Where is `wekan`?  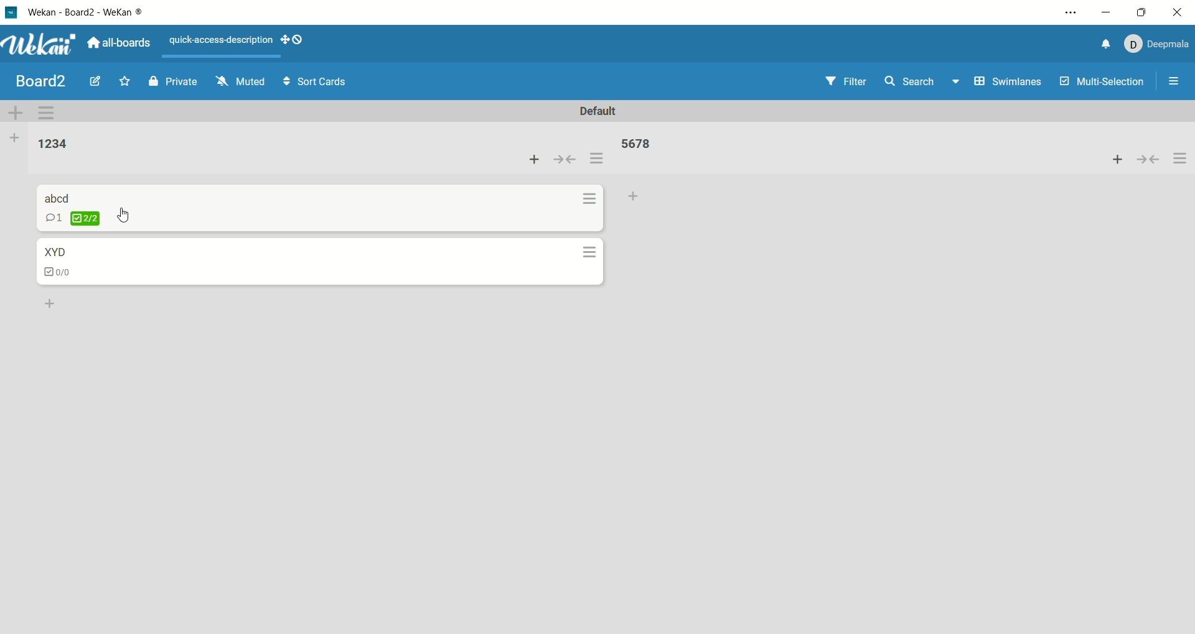
wekan is located at coordinates (42, 44).